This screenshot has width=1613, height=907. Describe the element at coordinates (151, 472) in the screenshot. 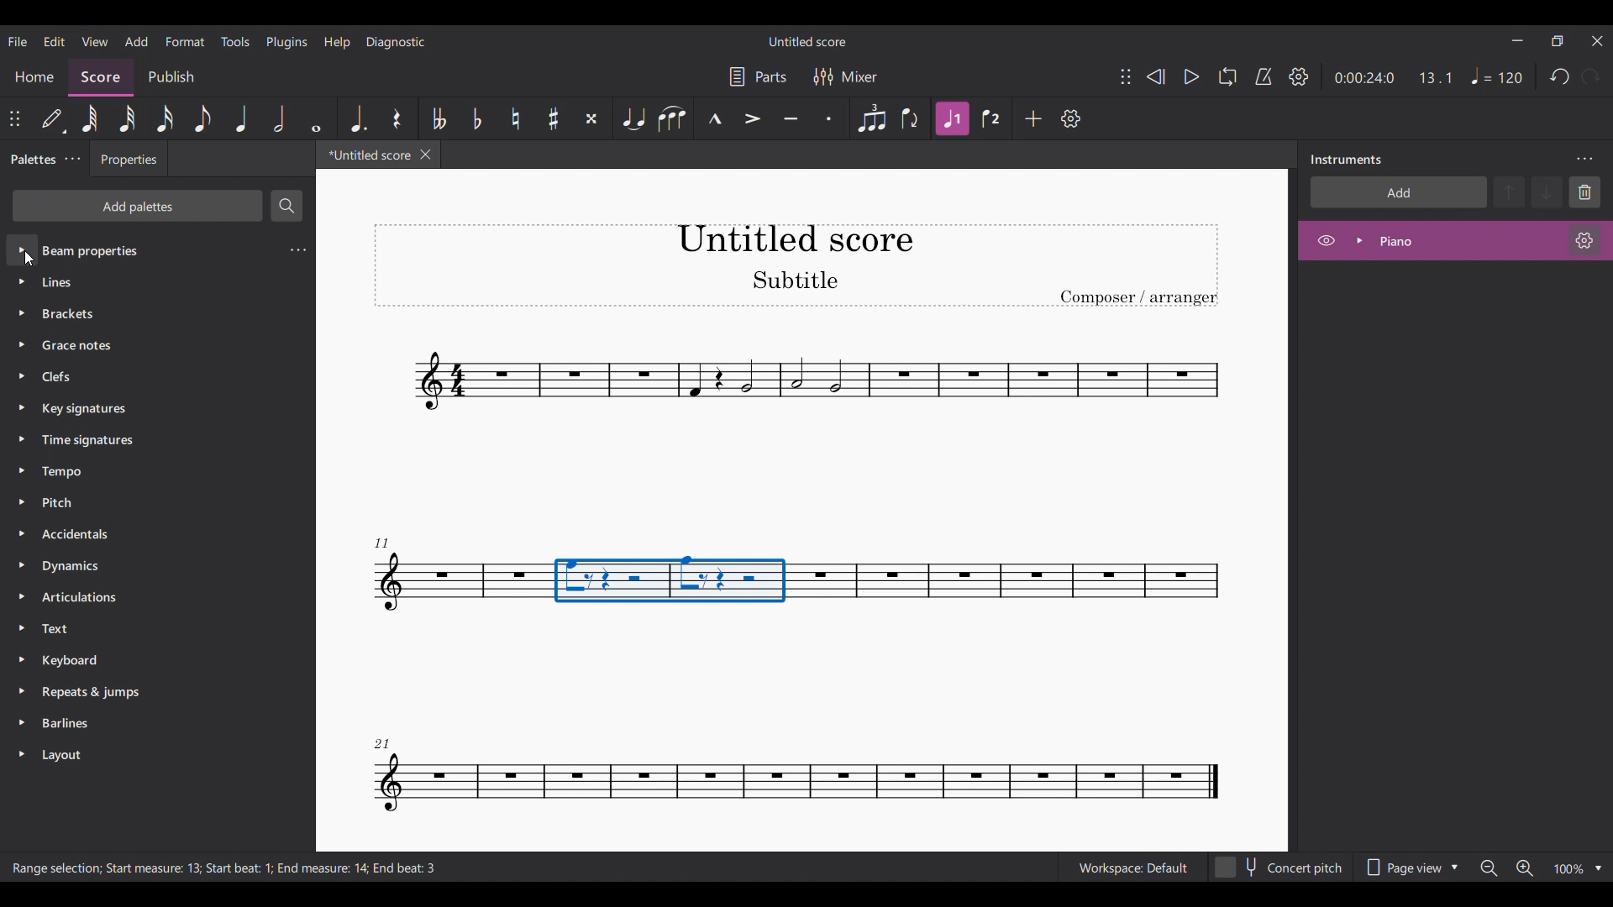

I see `Tempo` at that location.